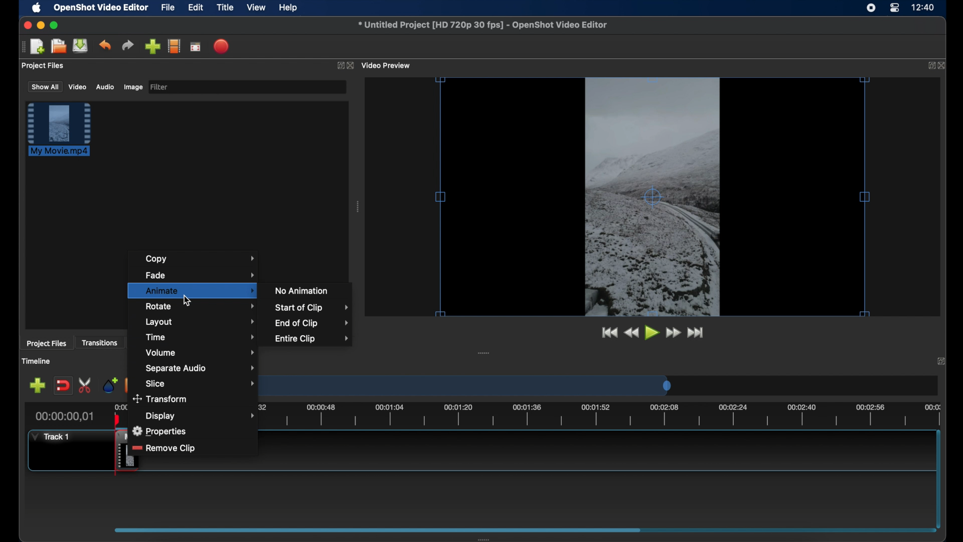 This screenshot has width=963, height=542. What do you see at coordinates (161, 431) in the screenshot?
I see `properties` at bounding box center [161, 431].